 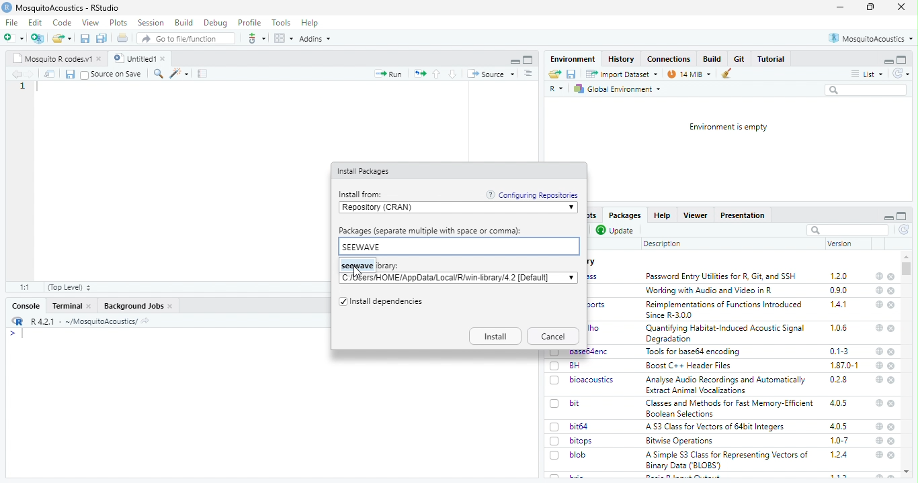 I want to click on web, so click(x=880, y=352).